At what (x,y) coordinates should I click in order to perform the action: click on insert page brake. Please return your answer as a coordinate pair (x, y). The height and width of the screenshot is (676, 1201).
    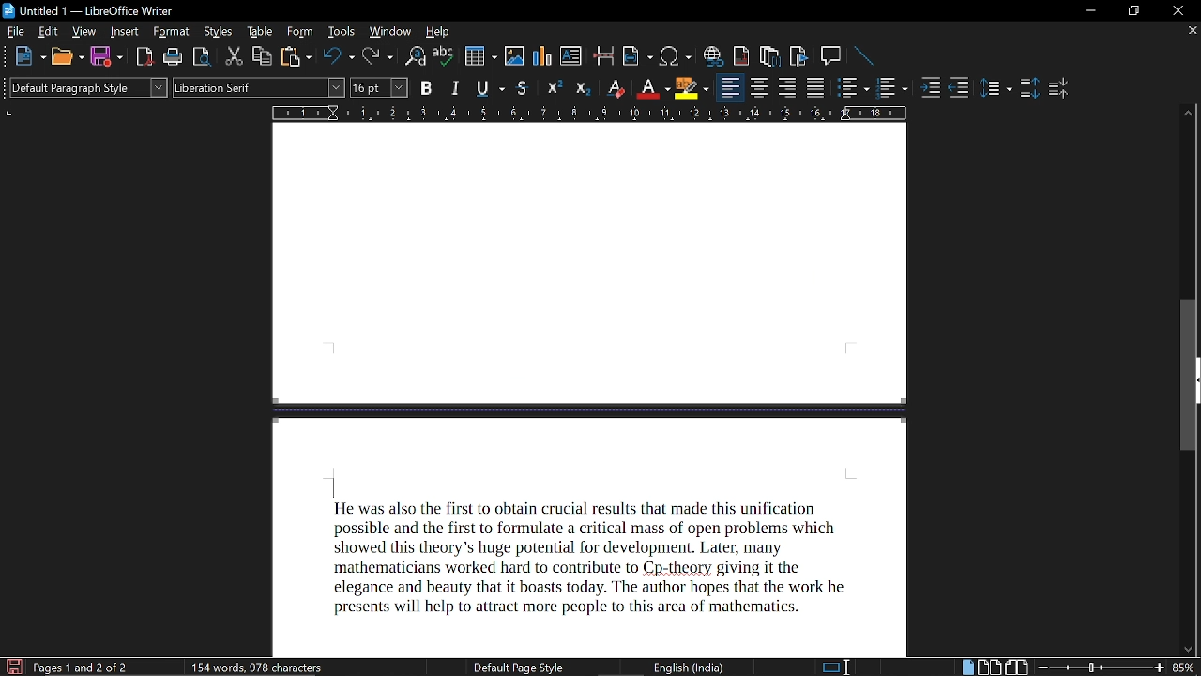
    Looking at the image, I should click on (604, 57).